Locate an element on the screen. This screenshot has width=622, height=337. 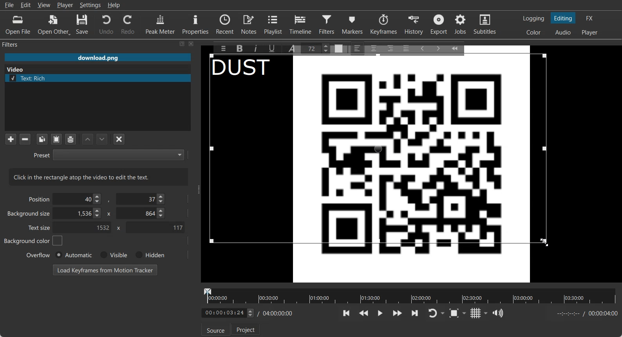
Text size X- Co-ordinate is located at coordinates (85, 228).